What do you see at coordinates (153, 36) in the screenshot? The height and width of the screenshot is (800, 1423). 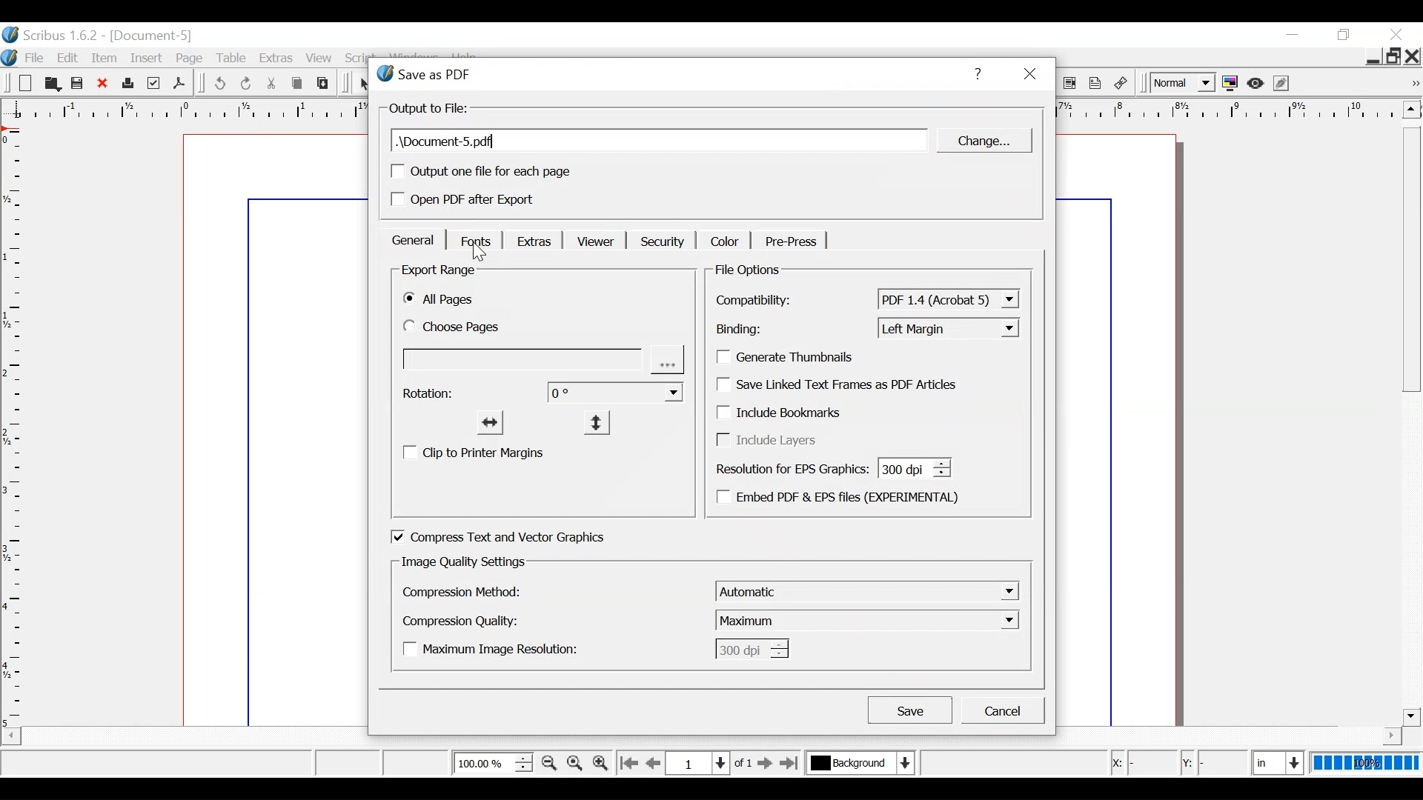 I see `Document name` at bounding box center [153, 36].